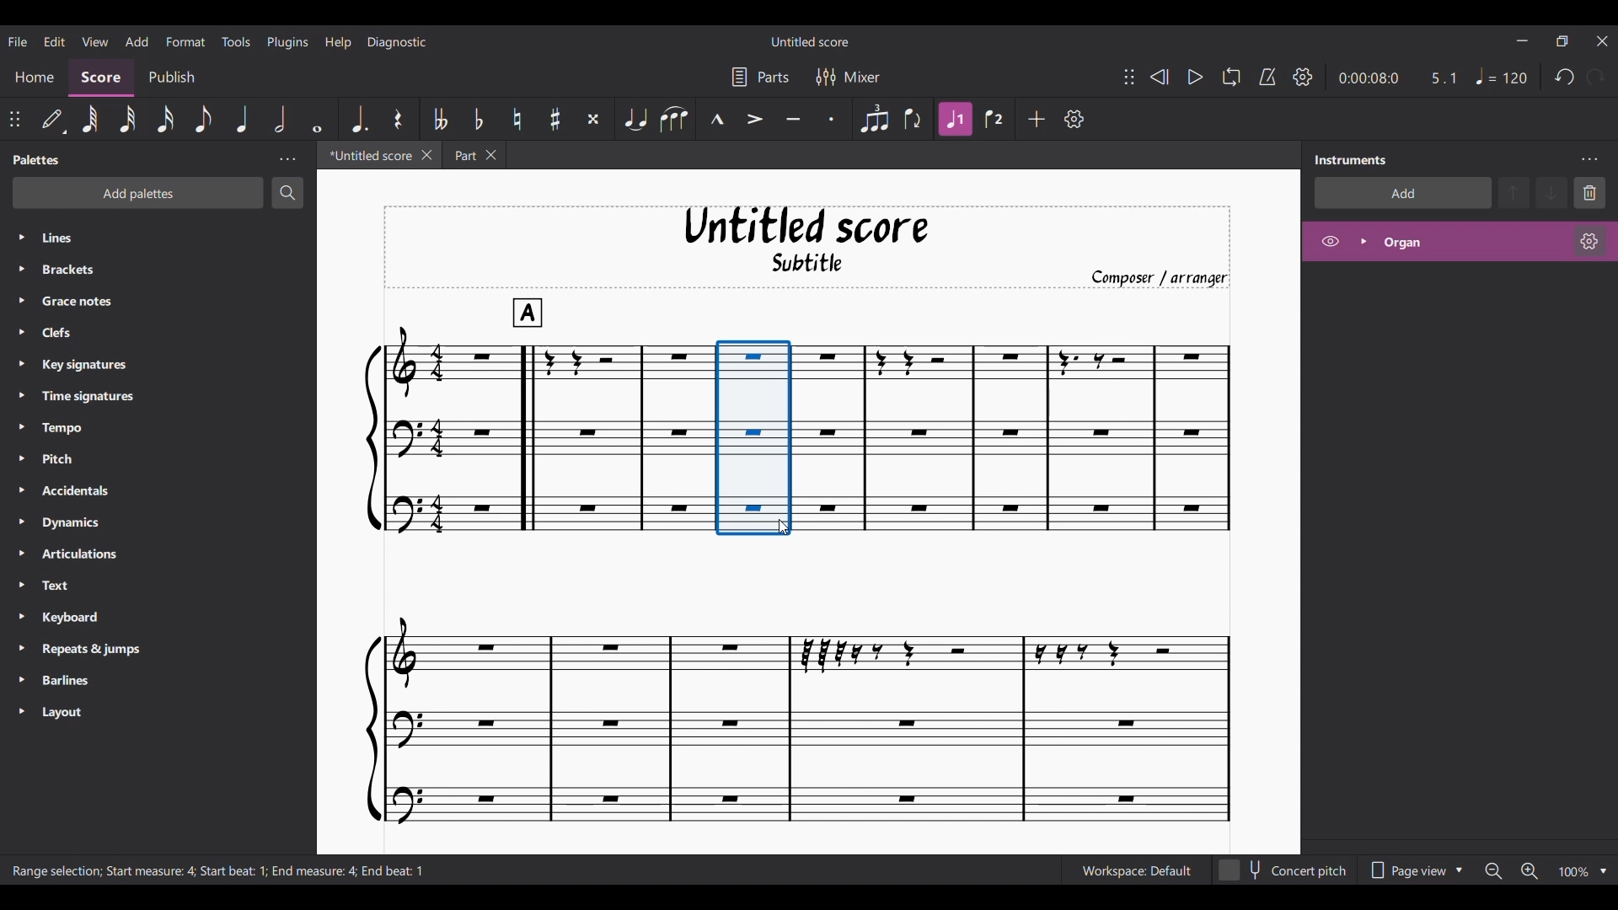  I want to click on 16th note, so click(166, 119).